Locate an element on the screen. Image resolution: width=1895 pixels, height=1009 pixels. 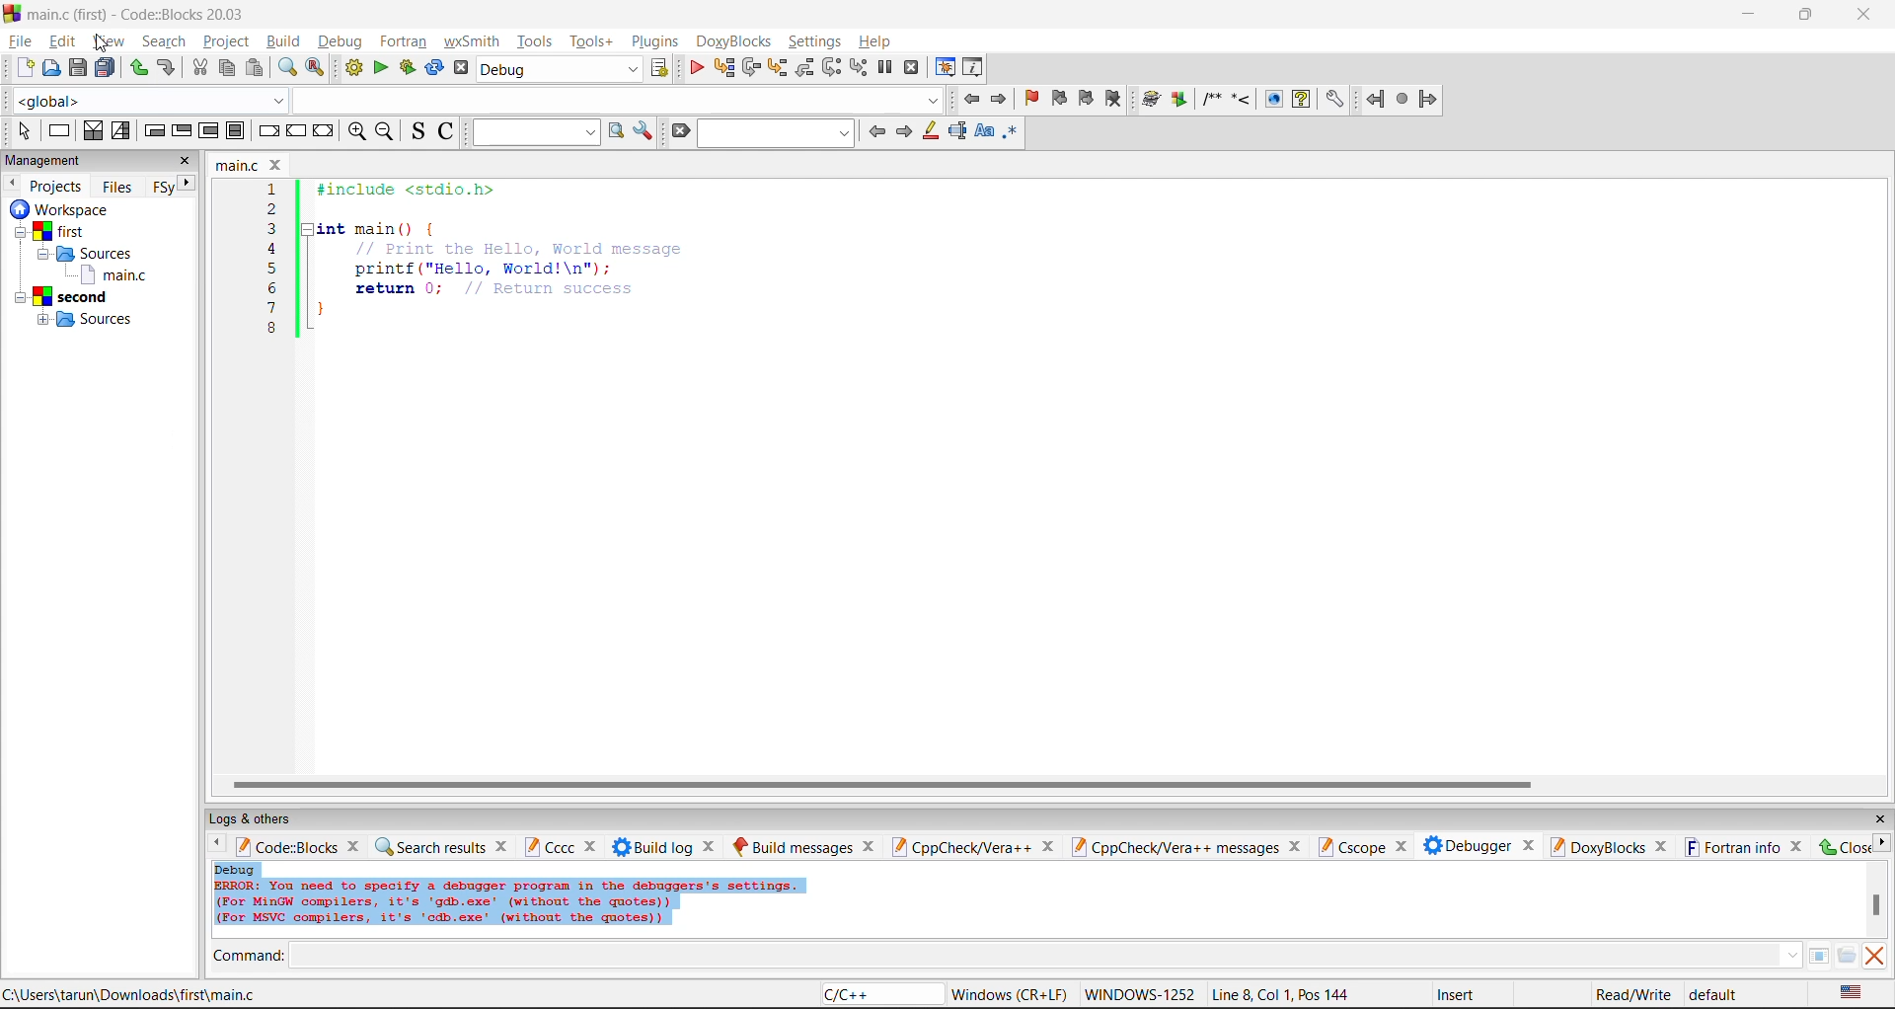
main.c is located at coordinates (107, 275).